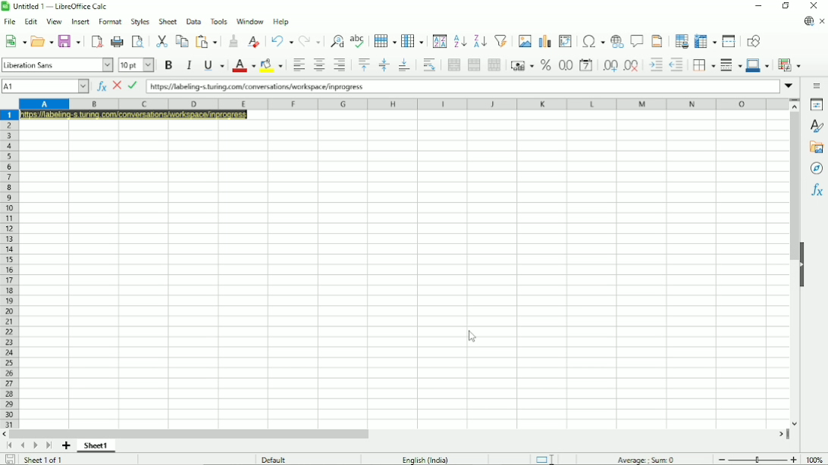  Describe the element at coordinates (414, 41) in the screenshot. I see `Column` at that location.